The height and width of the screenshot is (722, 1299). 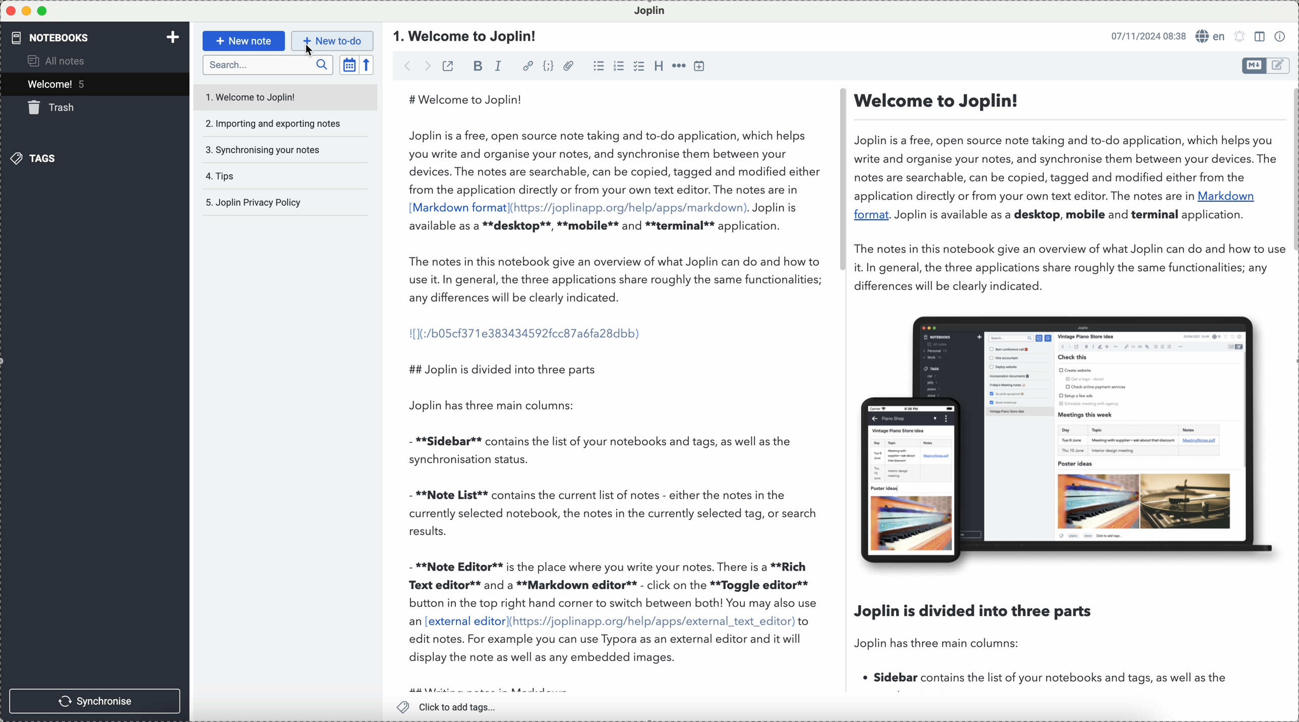 I want to click on add tags, so click(x=448, y=707).